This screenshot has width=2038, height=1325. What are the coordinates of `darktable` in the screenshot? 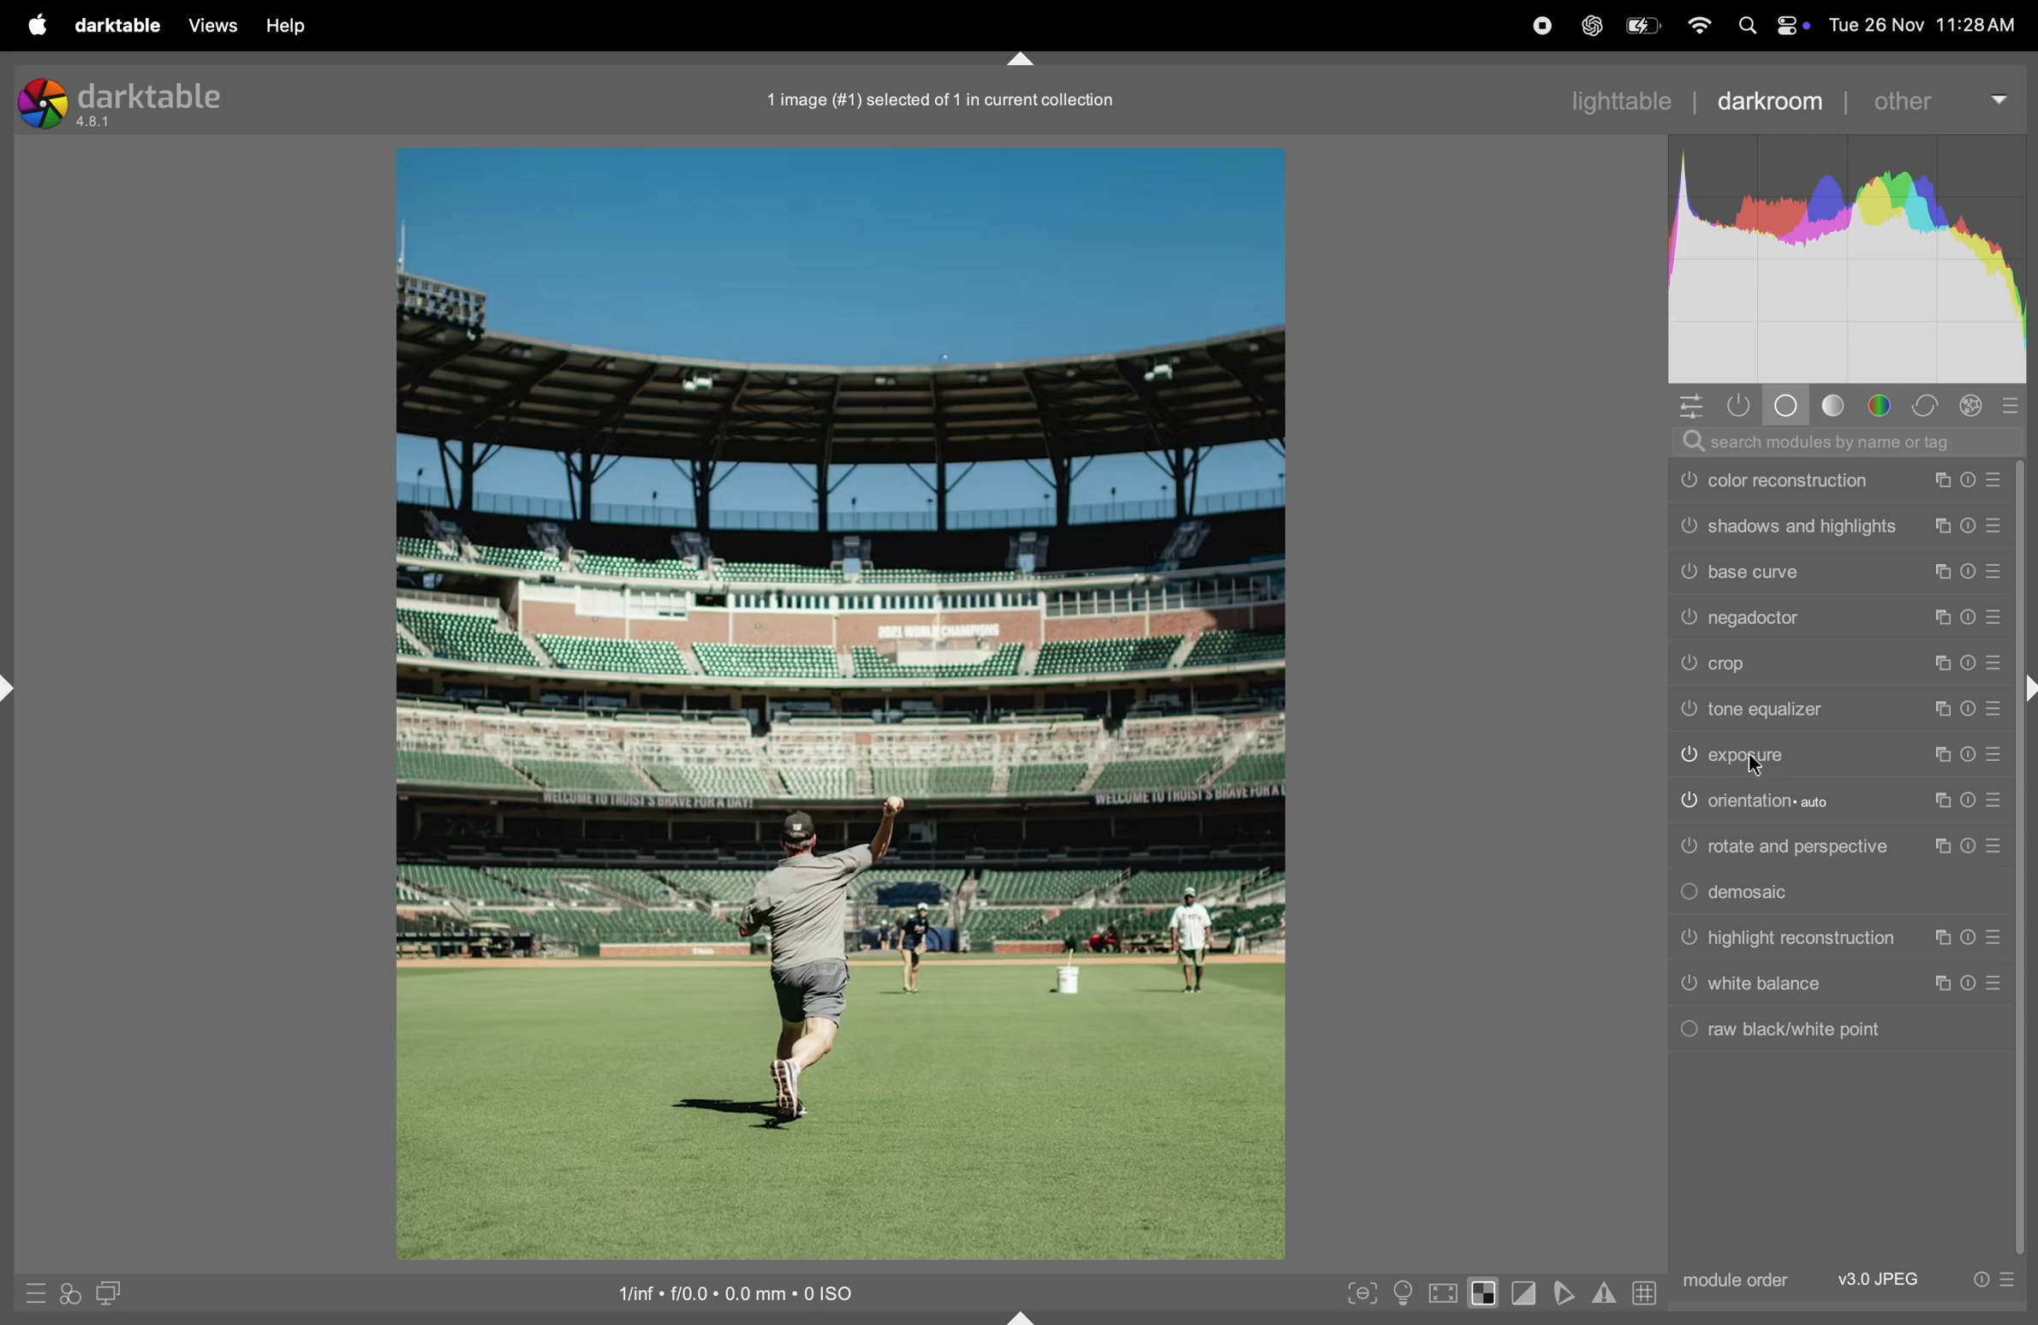 It's located at (152, 95).